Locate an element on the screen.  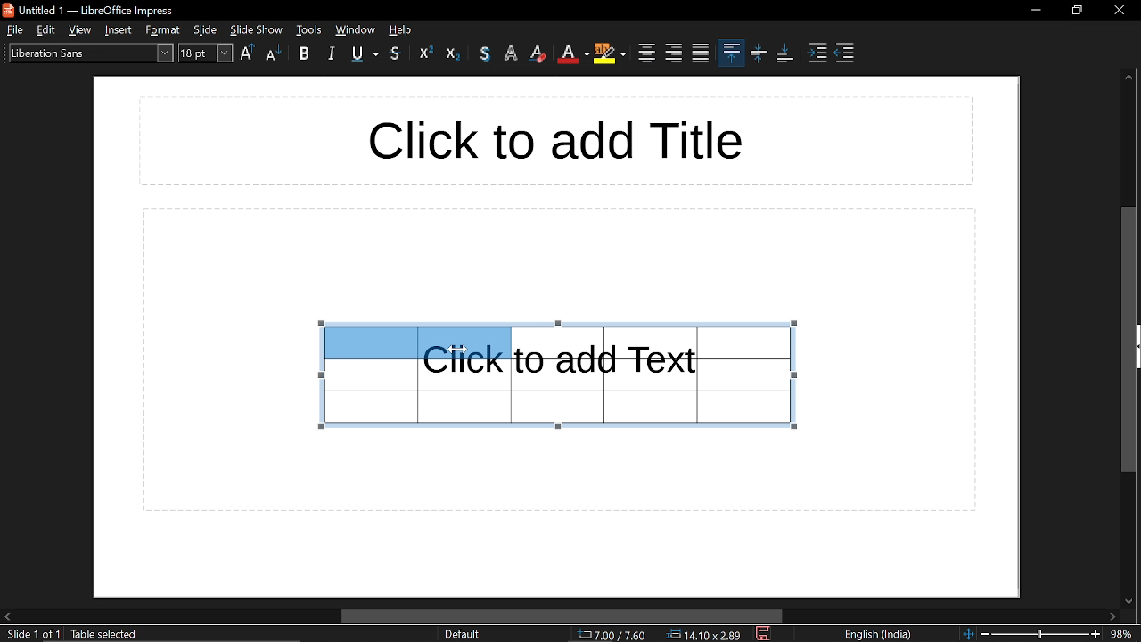
file is located at coordinates (13, 29).